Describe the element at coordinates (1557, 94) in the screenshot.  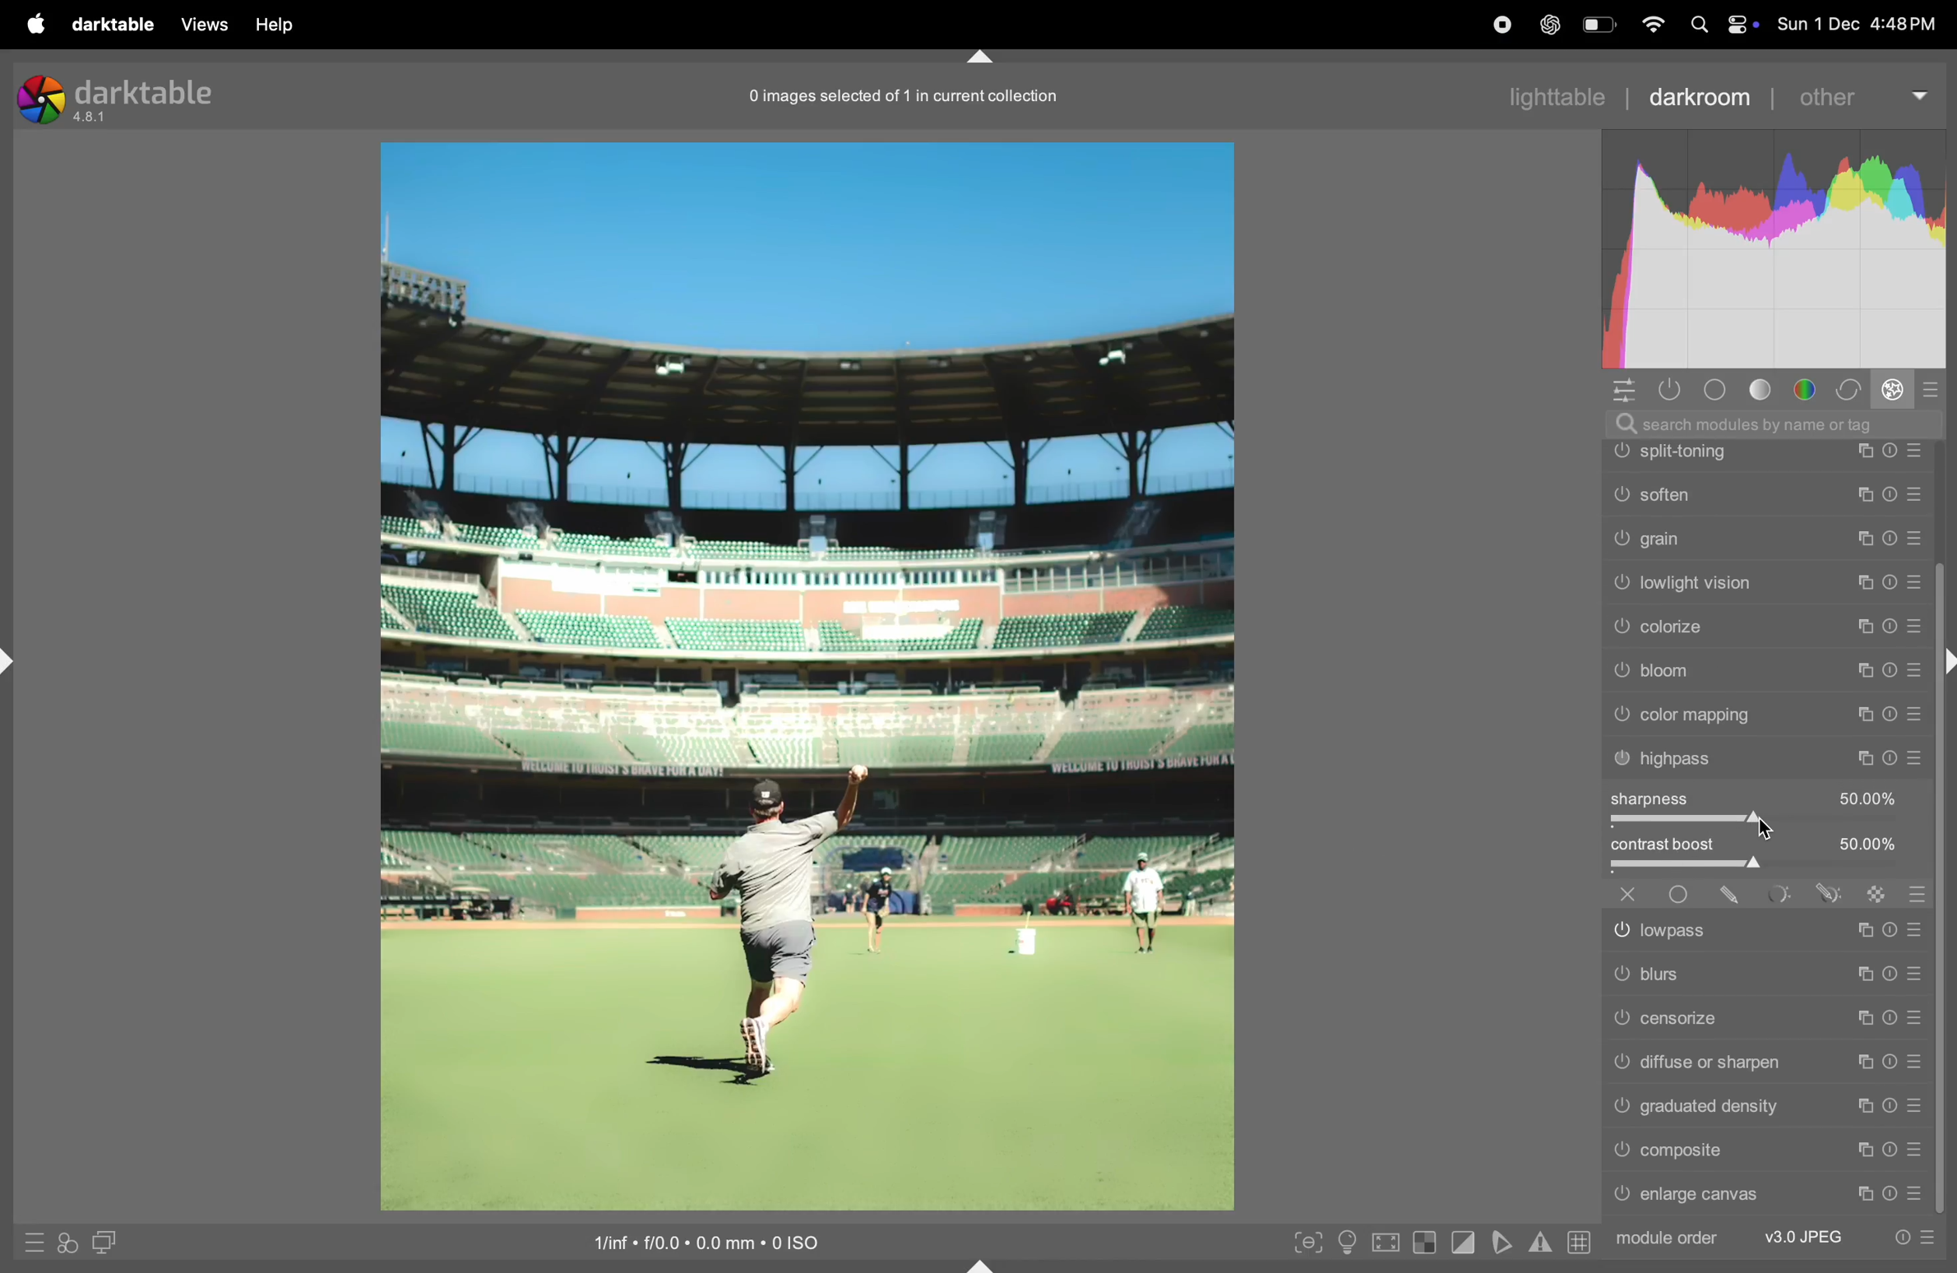
I see `lighttable` at that location.